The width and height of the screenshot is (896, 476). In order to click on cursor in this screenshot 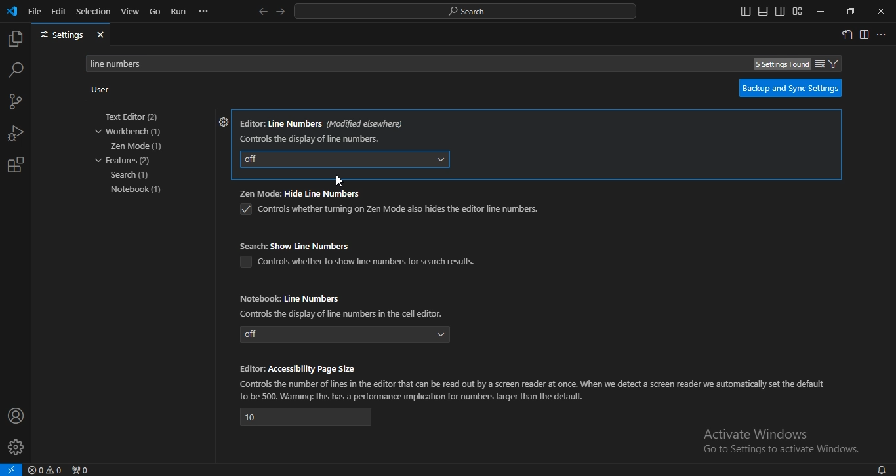, I will do `click(342, 180)`.